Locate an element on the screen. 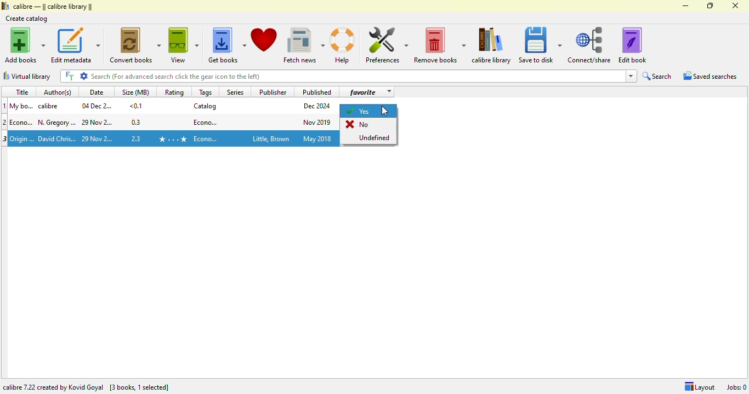 The image size is (749, 394). No is located at coordinates (358, 124).